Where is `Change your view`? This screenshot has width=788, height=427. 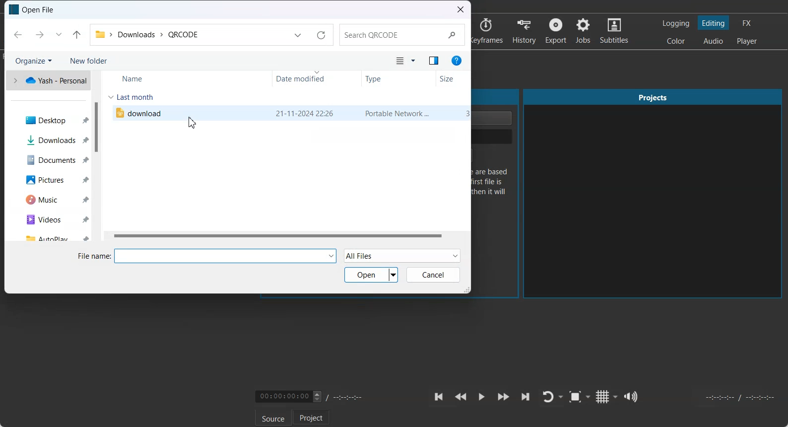 Change your view is located at coordinates (399, 61).